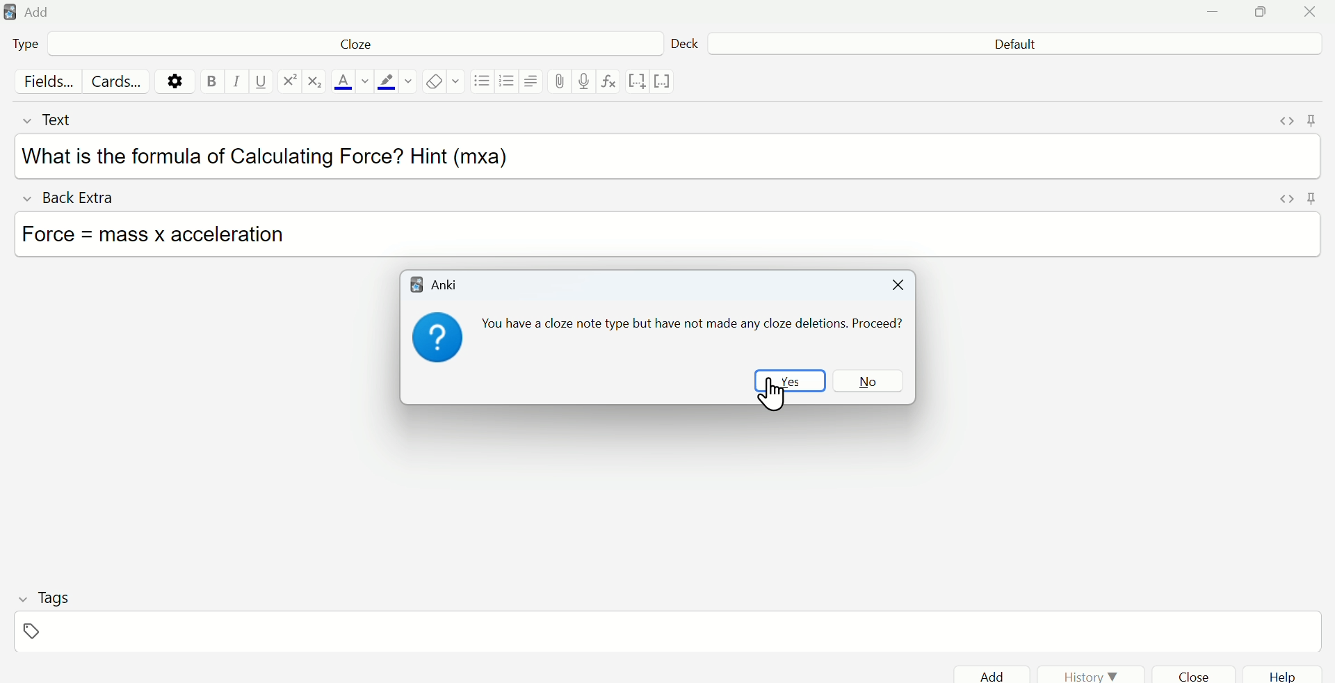  What do you see at coordinates (289, 82) in the screenshot?
I see `exponential` at bounding box center [289, 82].